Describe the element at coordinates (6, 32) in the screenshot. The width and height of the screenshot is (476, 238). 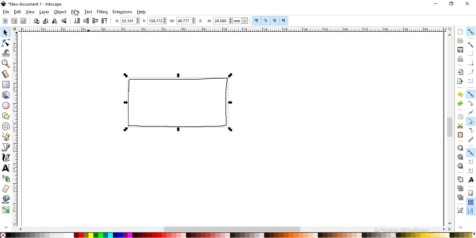
I see `select and transform objects` at that location.